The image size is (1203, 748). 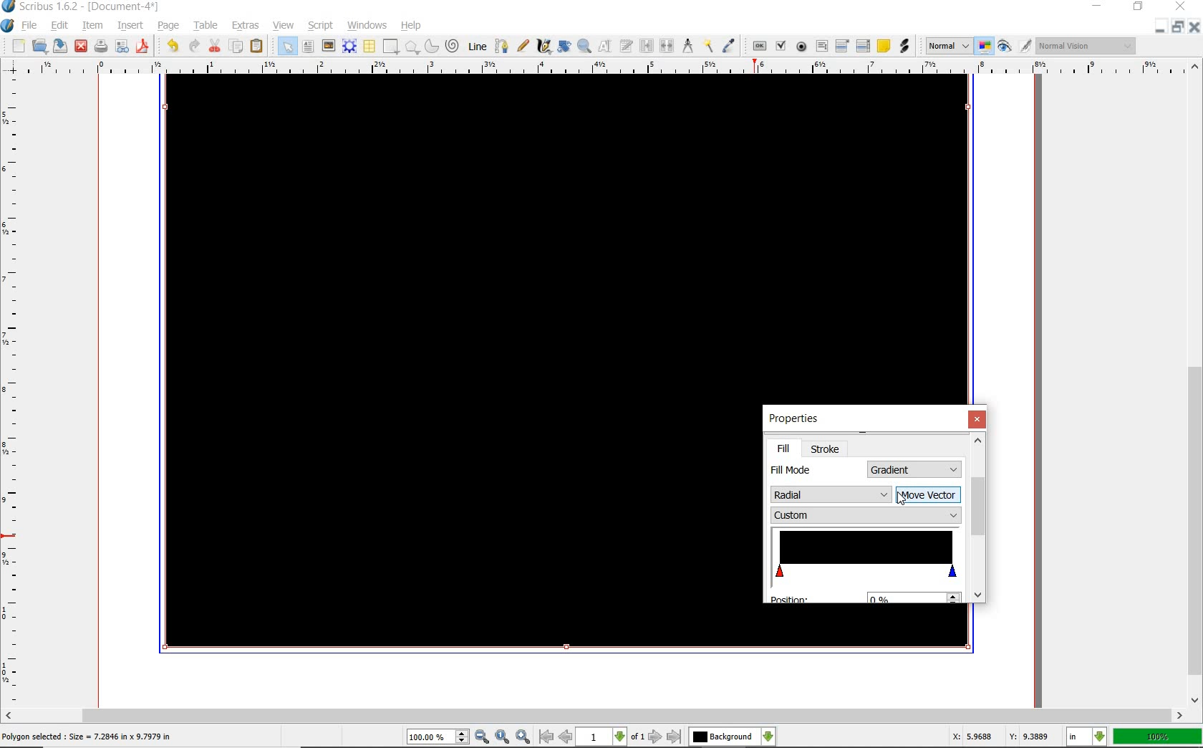 What do you see at coordinates (237, 47) in the screenshot?
I see `copy` at bounding box center [237, 47].